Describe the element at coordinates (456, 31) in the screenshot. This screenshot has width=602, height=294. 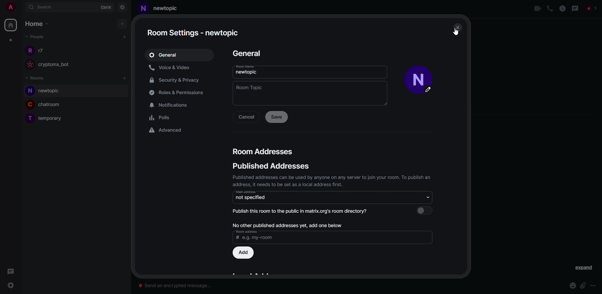
I see `cursor` at that location.